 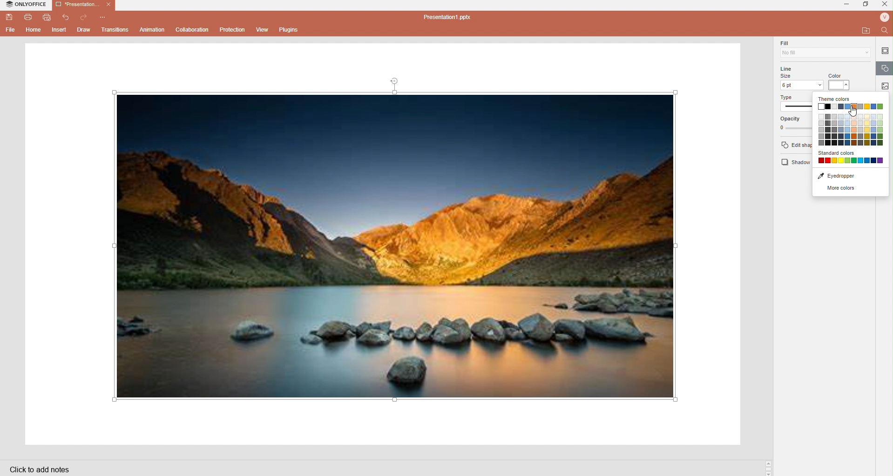 I want to click on View, so click(x=264, y=30).